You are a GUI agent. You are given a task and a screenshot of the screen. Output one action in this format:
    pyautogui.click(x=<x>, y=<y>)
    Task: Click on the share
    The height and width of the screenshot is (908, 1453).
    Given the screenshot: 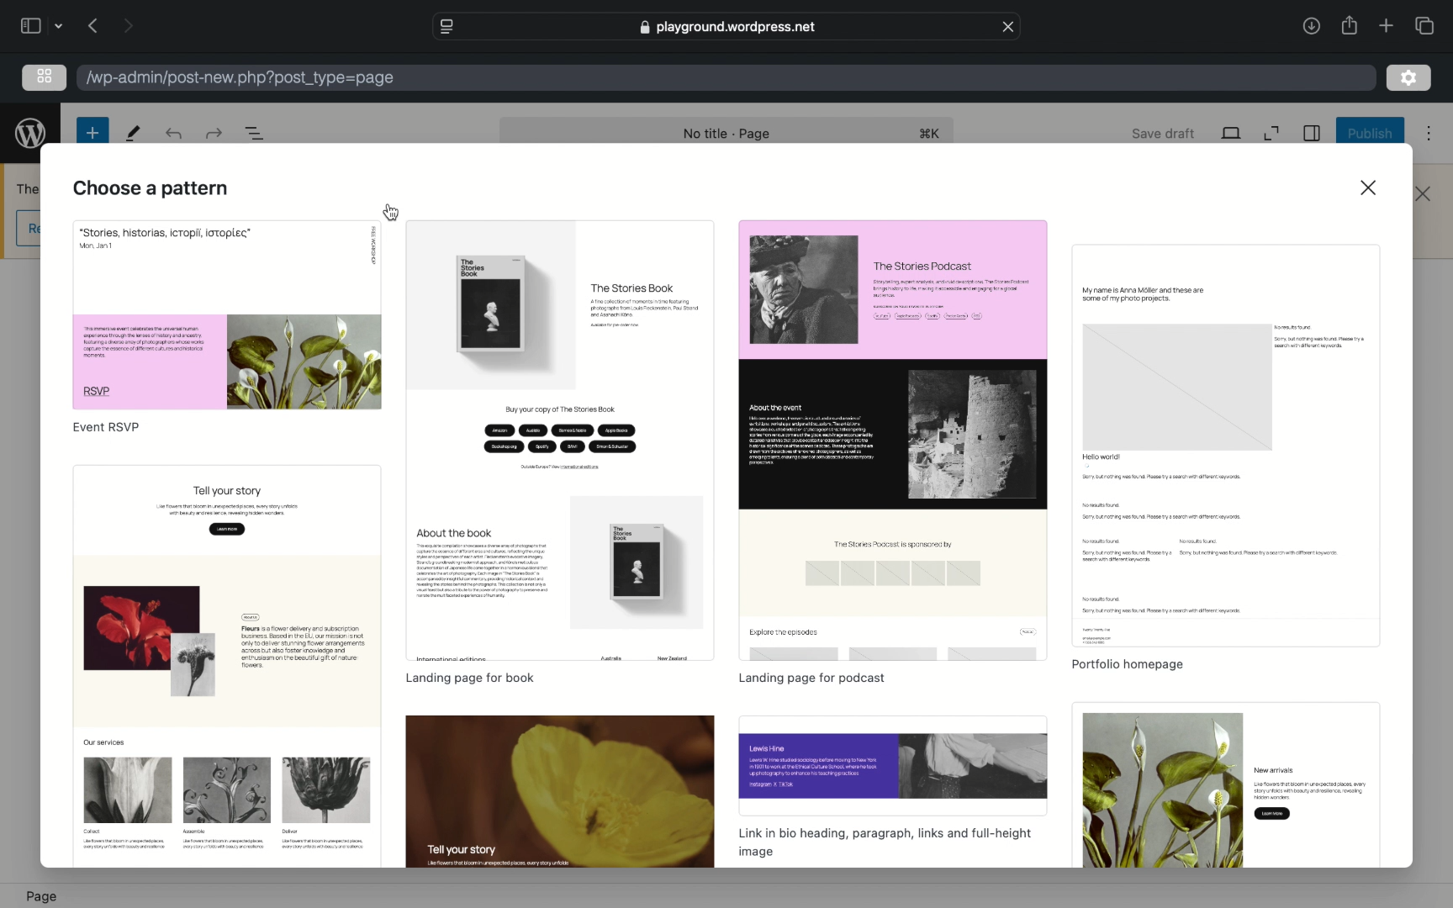 What is the action you would take?
    pyautogui.click(x=1349, y=25)
    